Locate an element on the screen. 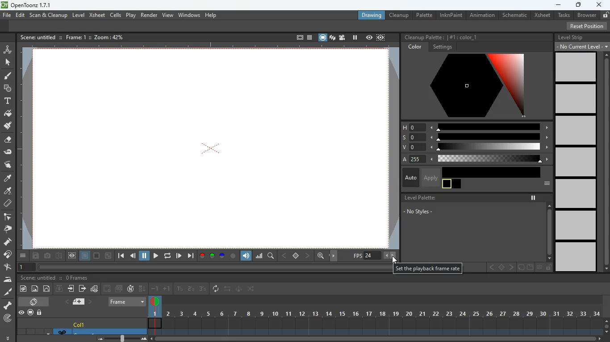 This screenshot has height=342, width=610. render is located at coordinates (148, 15).